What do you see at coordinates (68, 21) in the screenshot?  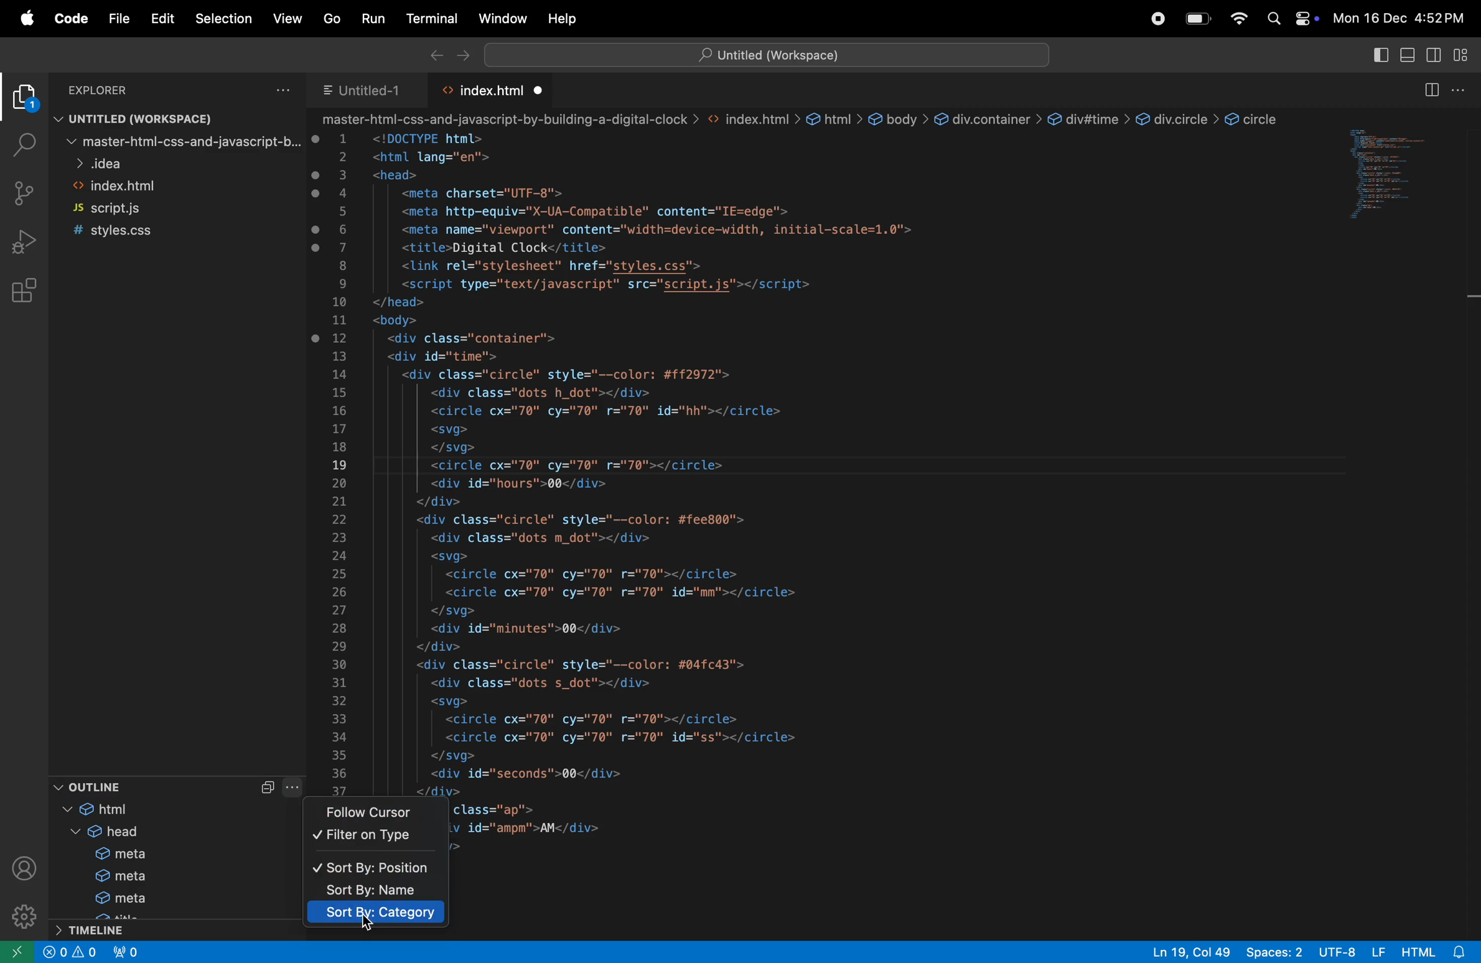 I see `code` at bounding box center [68, 21].